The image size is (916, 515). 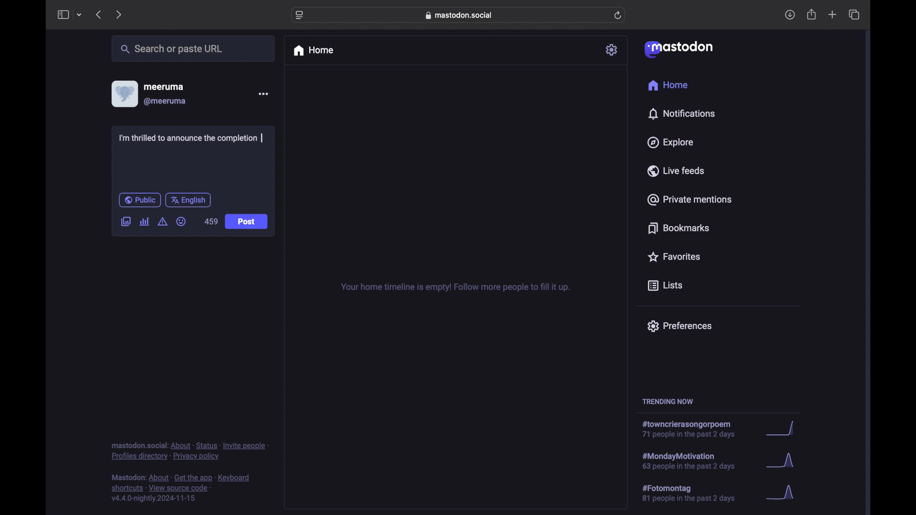 What do you see at coordinates (671, 143) in the screenshot?
I see `explore` at bounding box center [671, 143].